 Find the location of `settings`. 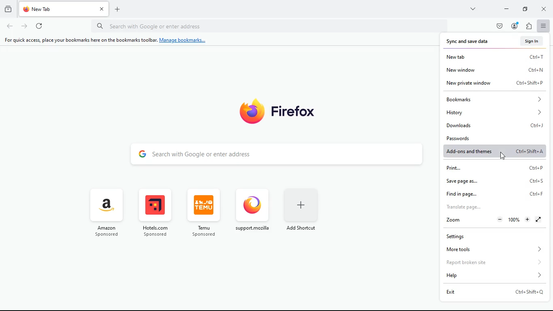

settings is located at coordinates (495, 235).